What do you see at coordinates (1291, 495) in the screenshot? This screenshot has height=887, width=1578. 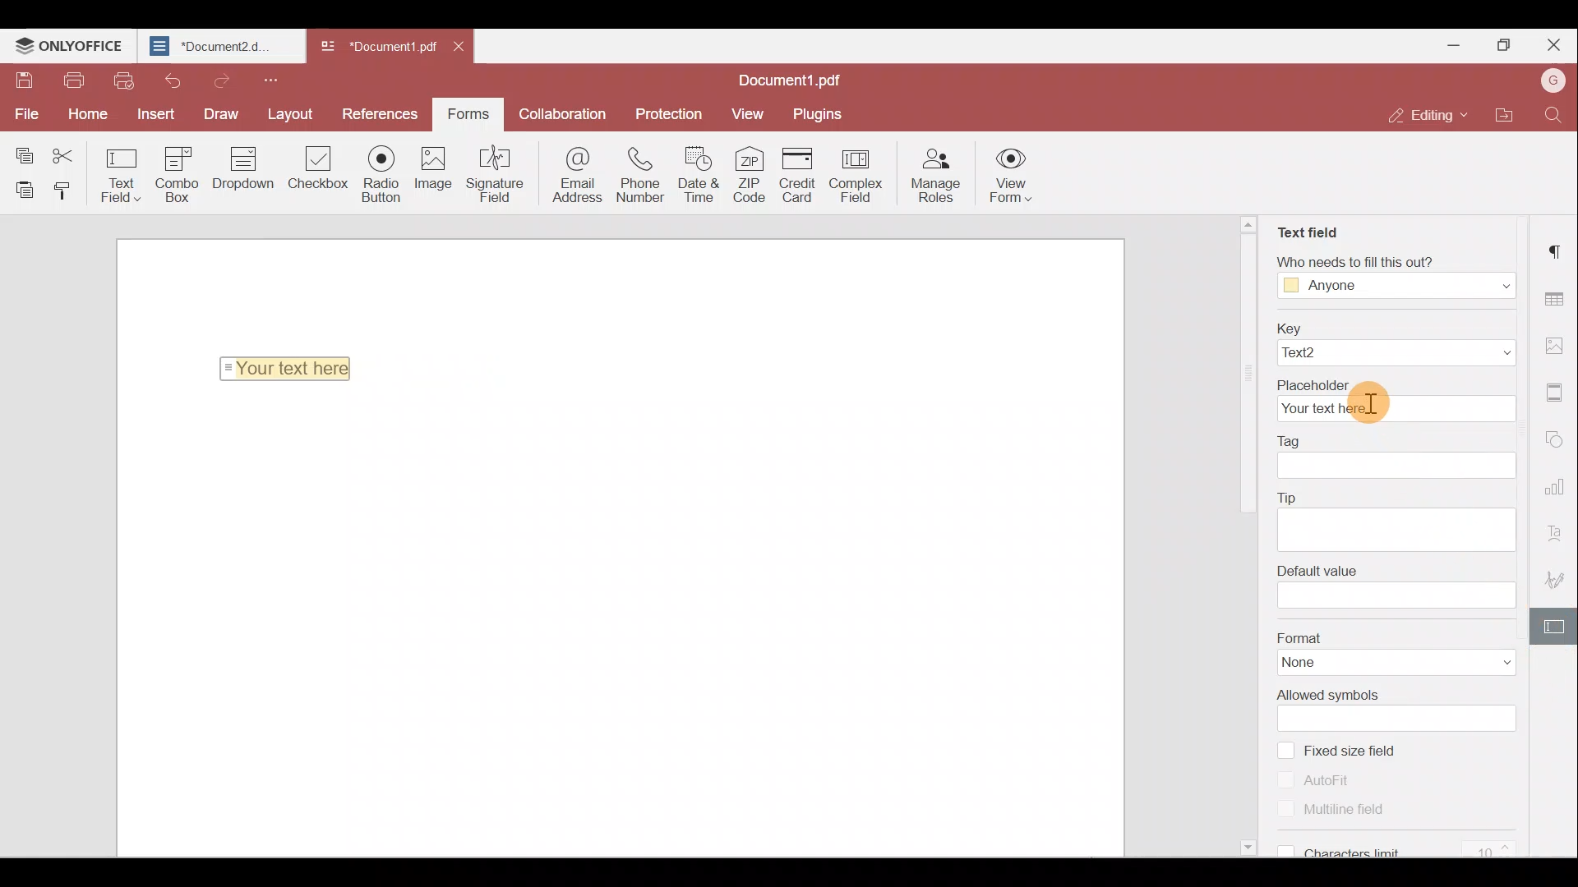 I see `Tip` at bounding box center [1291, 495].